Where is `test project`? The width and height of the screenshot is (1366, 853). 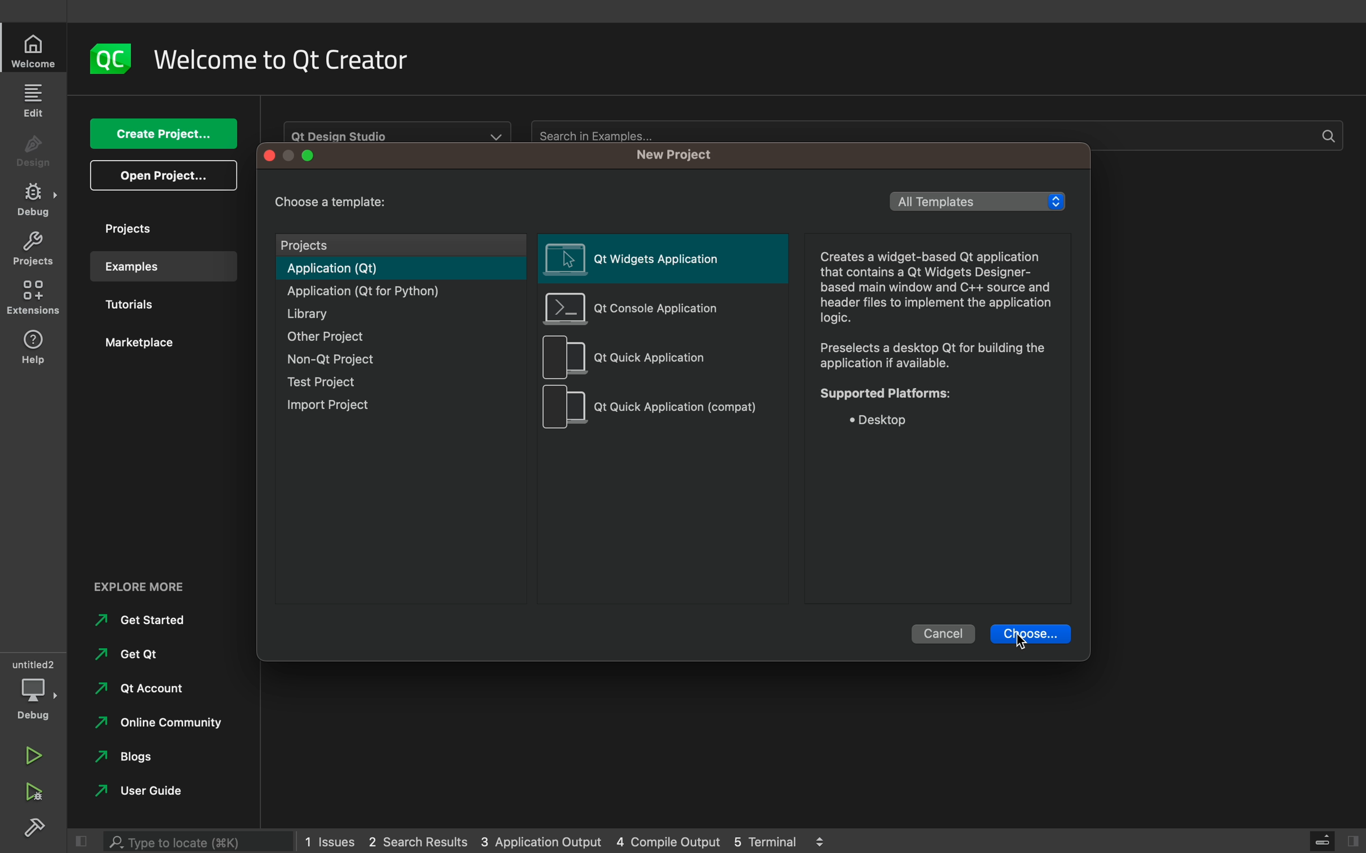
test project is located at coordinates (395, 379).